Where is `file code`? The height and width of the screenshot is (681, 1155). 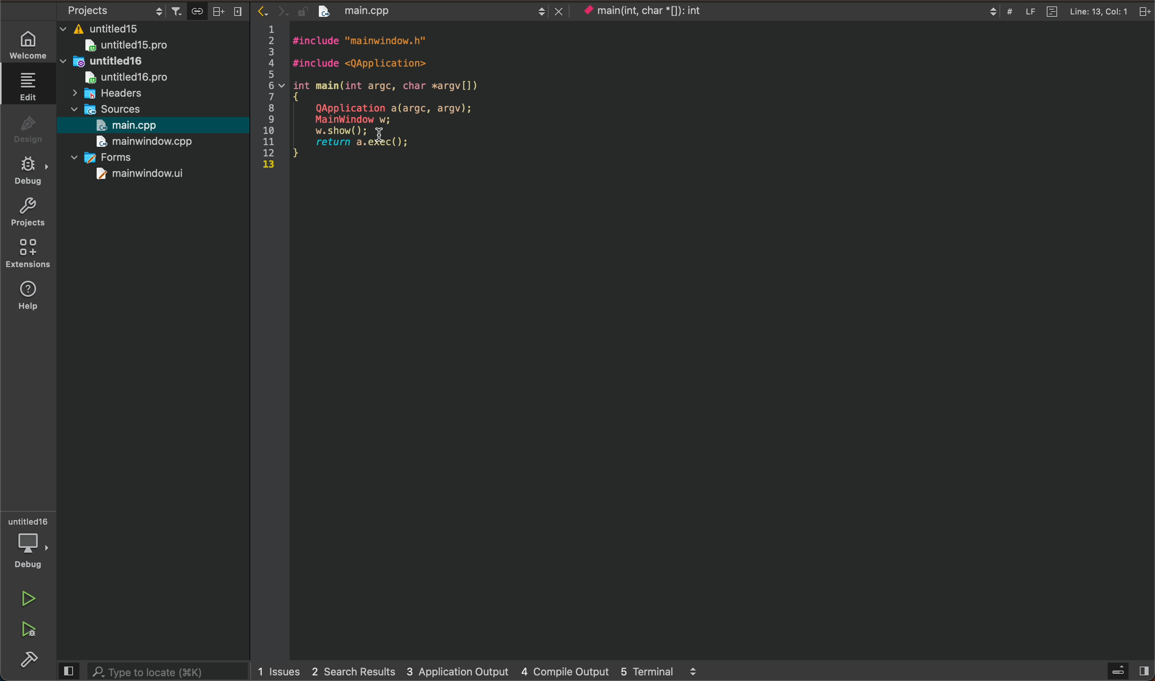 file code is located at coordinates (396, 97).